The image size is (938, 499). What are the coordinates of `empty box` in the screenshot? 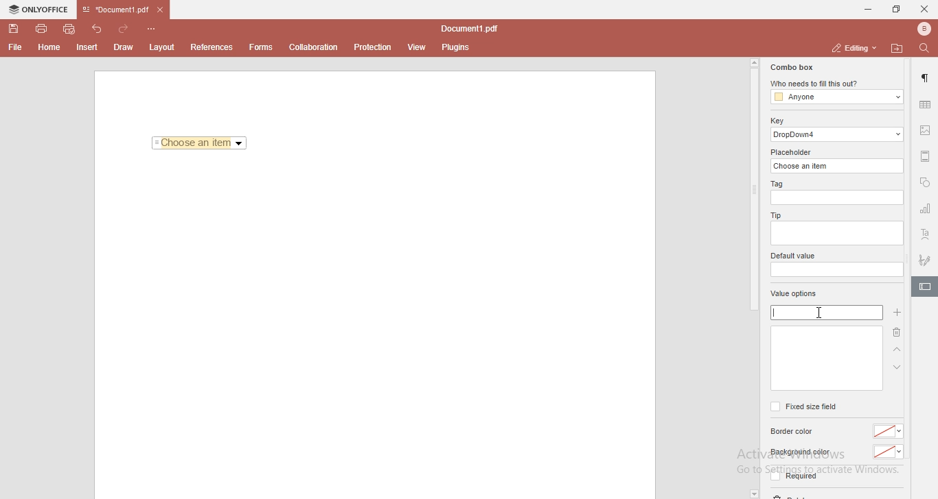 It's located at (836, 270).